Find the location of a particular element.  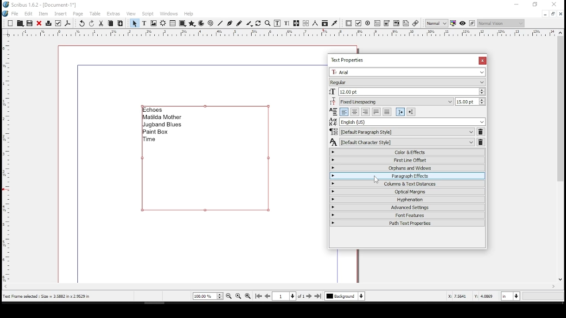

edit is located at coordinates (29, 13).